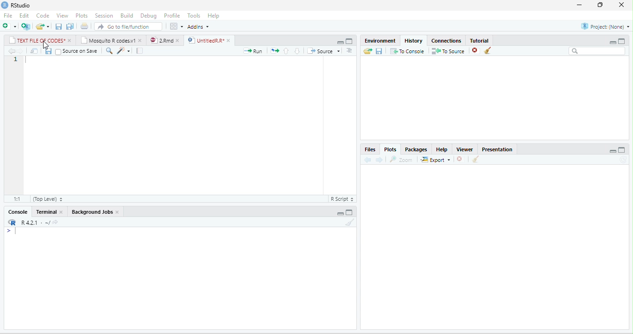  Describe the element at coordinates (108, 40) in the screenshot. I see `Mosquito R codes.v1` at that location.